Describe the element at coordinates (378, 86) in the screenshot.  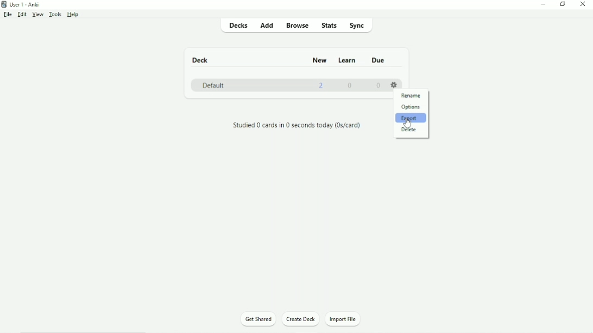
I see `0` at that location.